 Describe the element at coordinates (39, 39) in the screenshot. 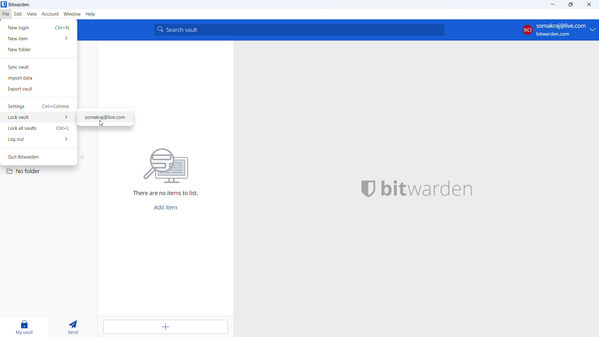

I see `new item` at that location.